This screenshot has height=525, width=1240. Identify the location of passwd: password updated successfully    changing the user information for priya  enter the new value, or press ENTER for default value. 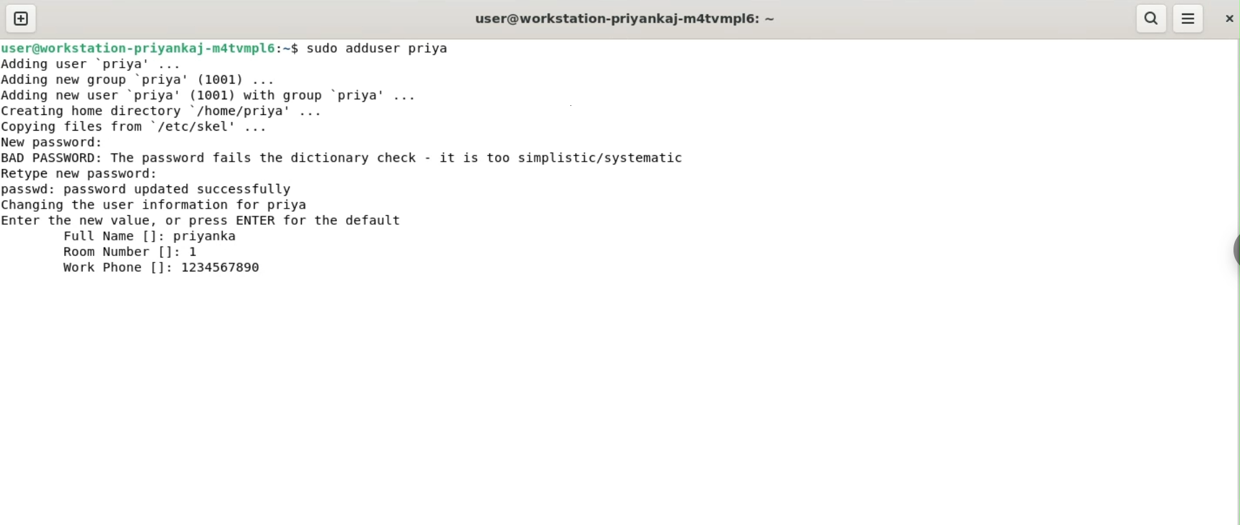
(233, 203).